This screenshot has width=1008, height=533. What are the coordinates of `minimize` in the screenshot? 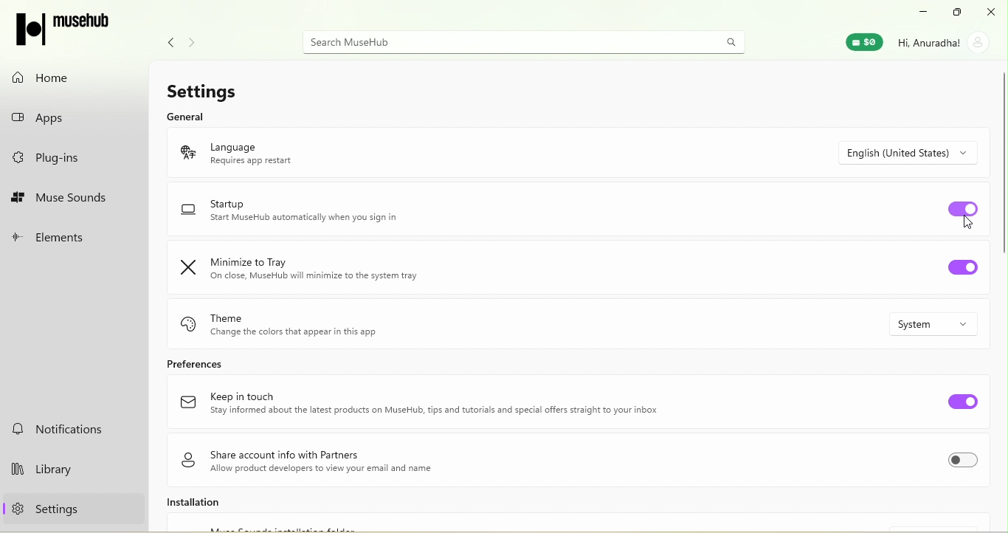 It's located at (922, 11).